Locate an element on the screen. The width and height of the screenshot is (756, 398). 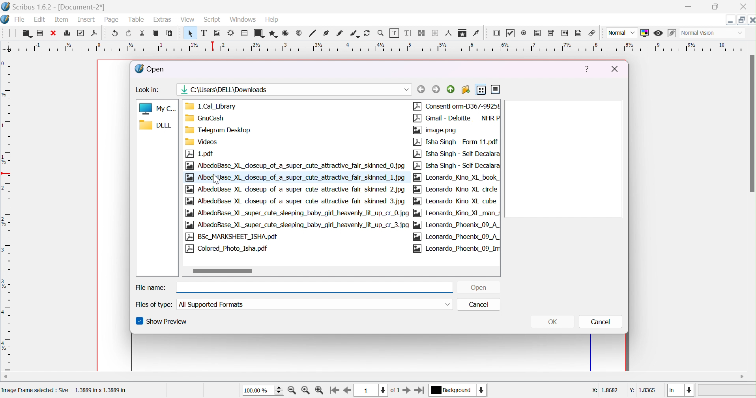
windows is located at coordinates (243, 20).